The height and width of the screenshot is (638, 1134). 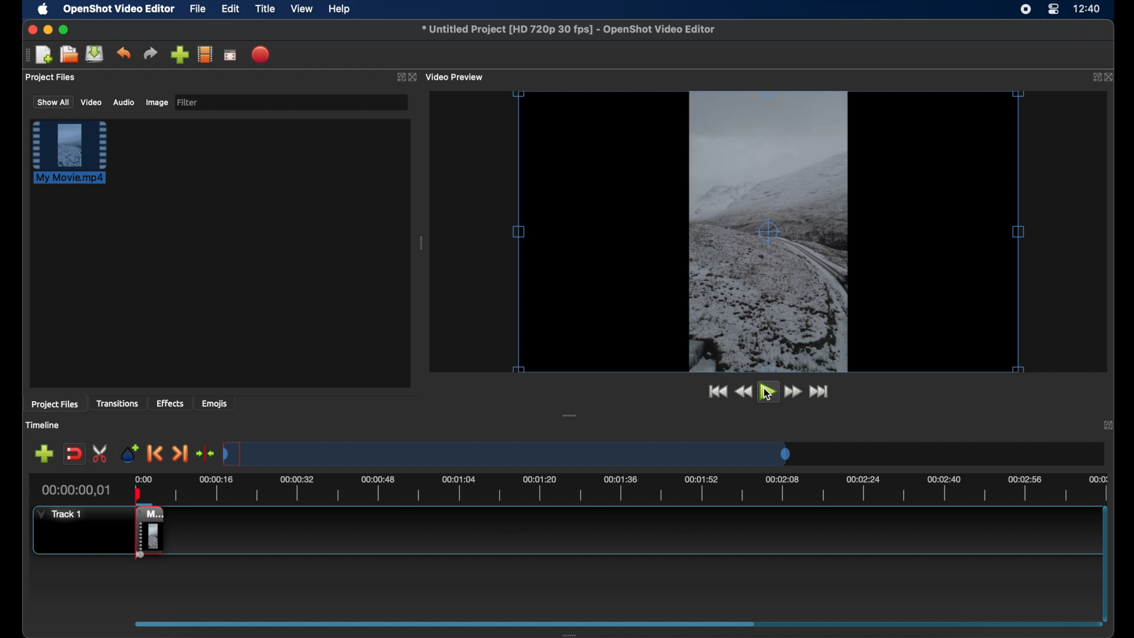 I want to click on drag handle, so click(x=26, y=55).